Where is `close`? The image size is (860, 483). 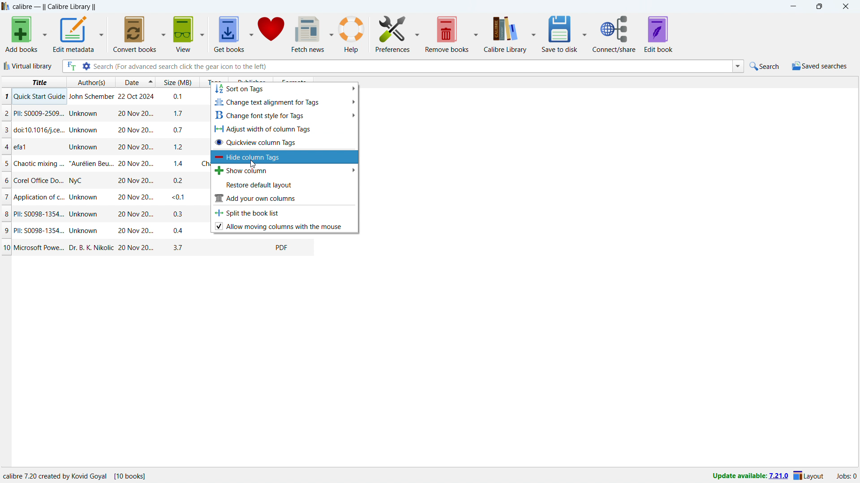
close is located at coordinates (845, 7).